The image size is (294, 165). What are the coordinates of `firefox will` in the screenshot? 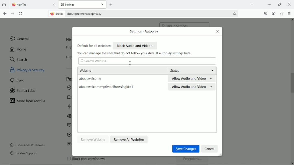 It's located at (68, 48).